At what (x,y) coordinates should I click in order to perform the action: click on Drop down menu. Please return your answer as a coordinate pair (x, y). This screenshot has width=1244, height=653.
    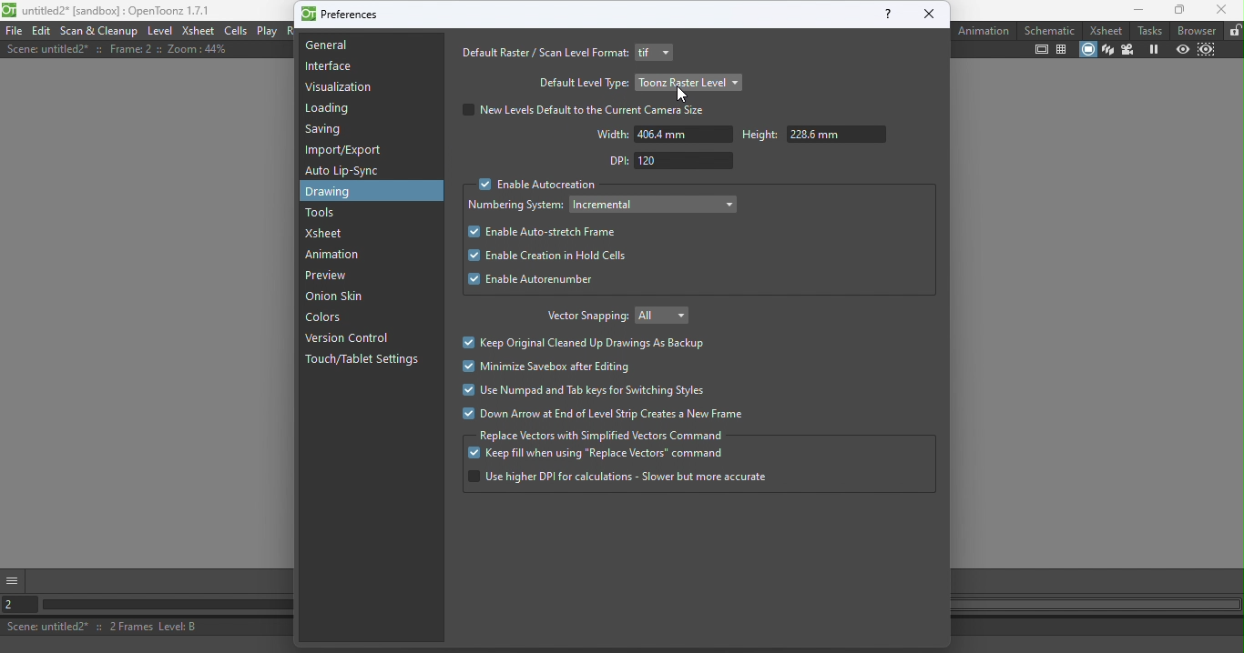
    Looking at the image, I should click on (656, 204).